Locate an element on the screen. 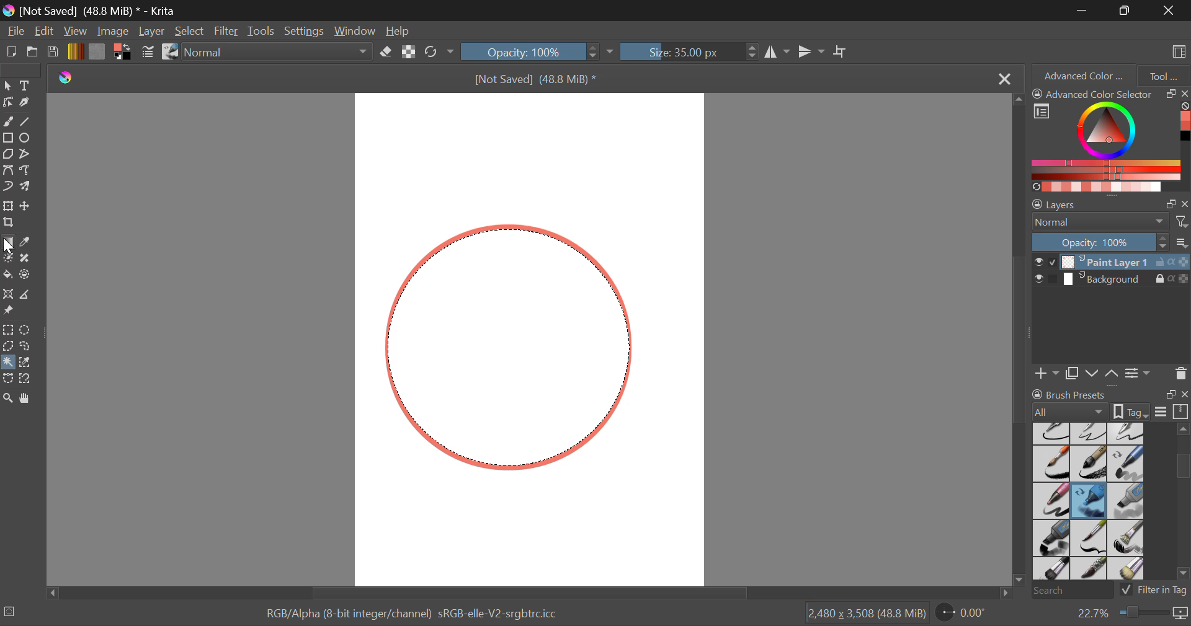 This screenshot has height=626, width=1191. Smart Patch Tool is located at coordinates (27, 259).